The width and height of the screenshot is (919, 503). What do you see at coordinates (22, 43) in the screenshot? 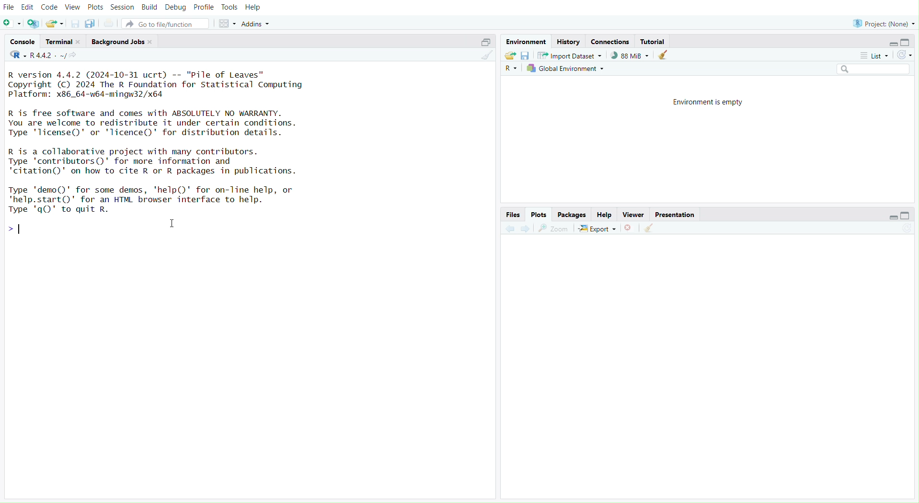
I see `Console` at bounding box center [22, 43].